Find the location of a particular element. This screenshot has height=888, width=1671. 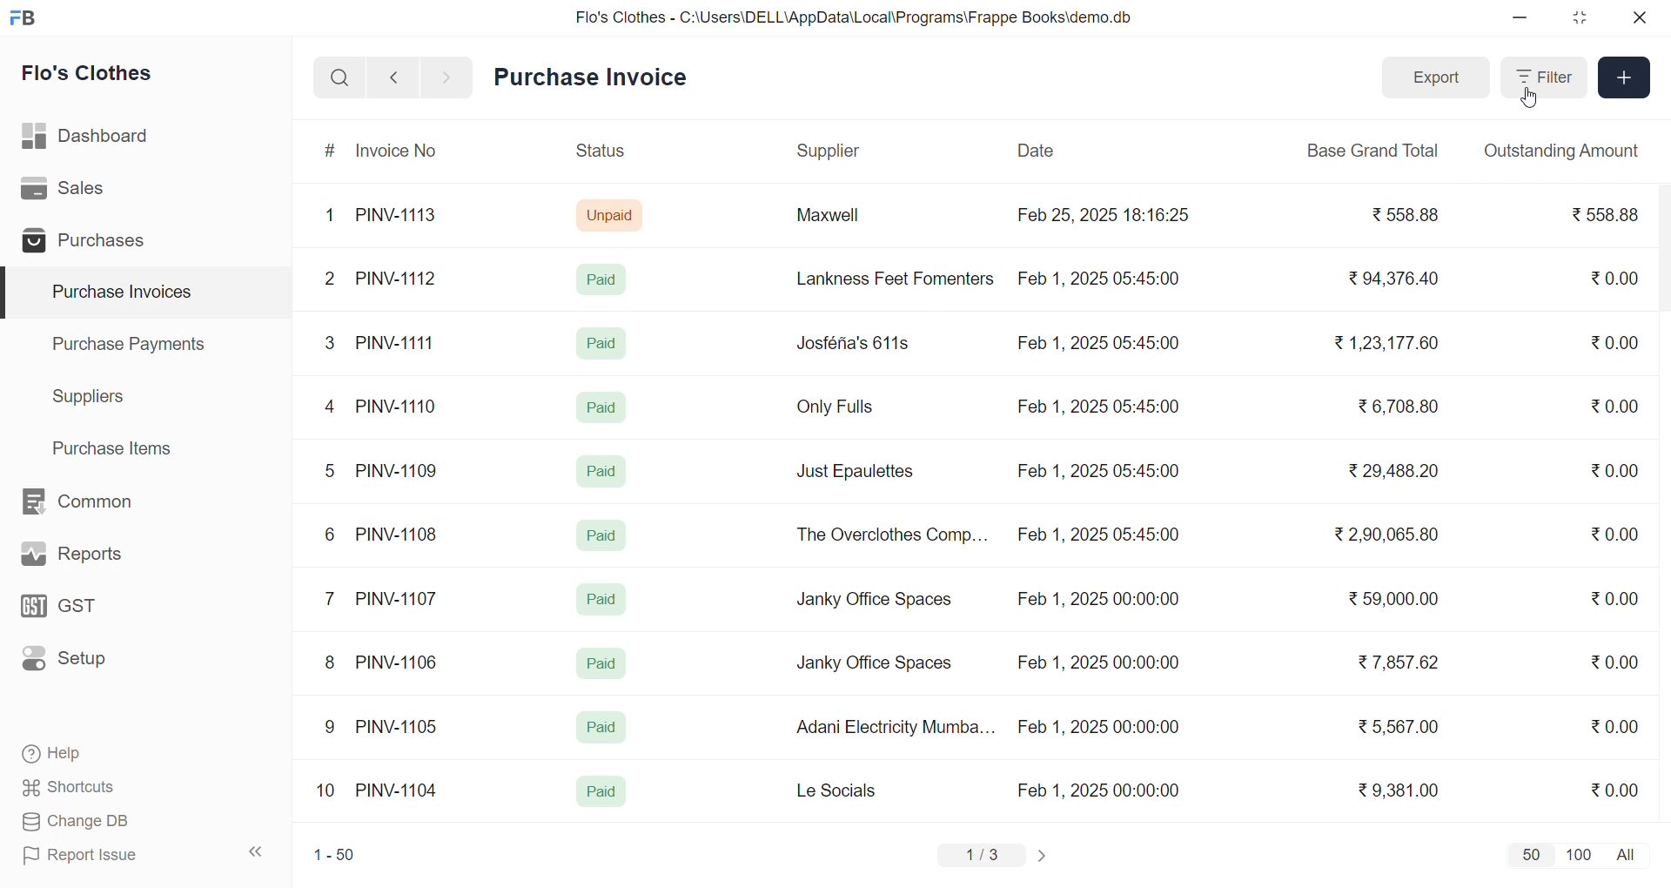

2 is located at coordinates (332, 281).